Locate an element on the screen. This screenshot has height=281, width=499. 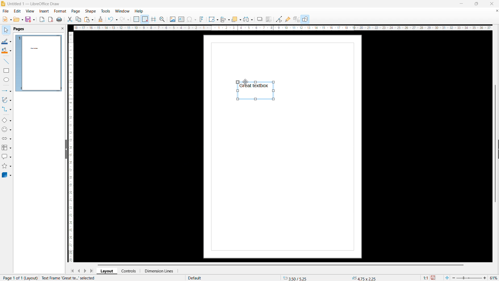
toggle point edit mode is located at coordinates (279, 19).